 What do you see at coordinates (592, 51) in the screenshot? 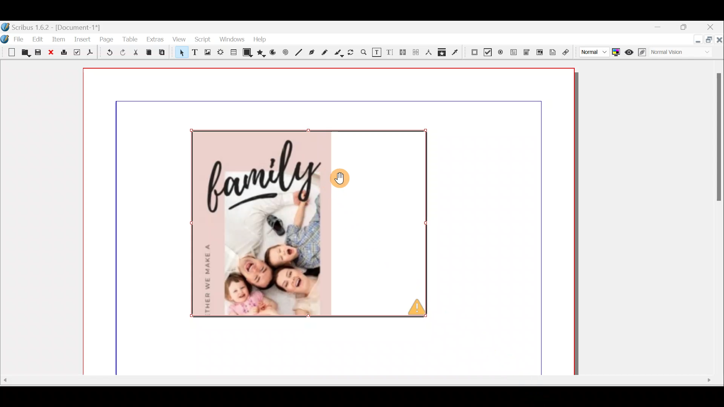
I see `Select image preview quality` at bounding box center [592, 51].